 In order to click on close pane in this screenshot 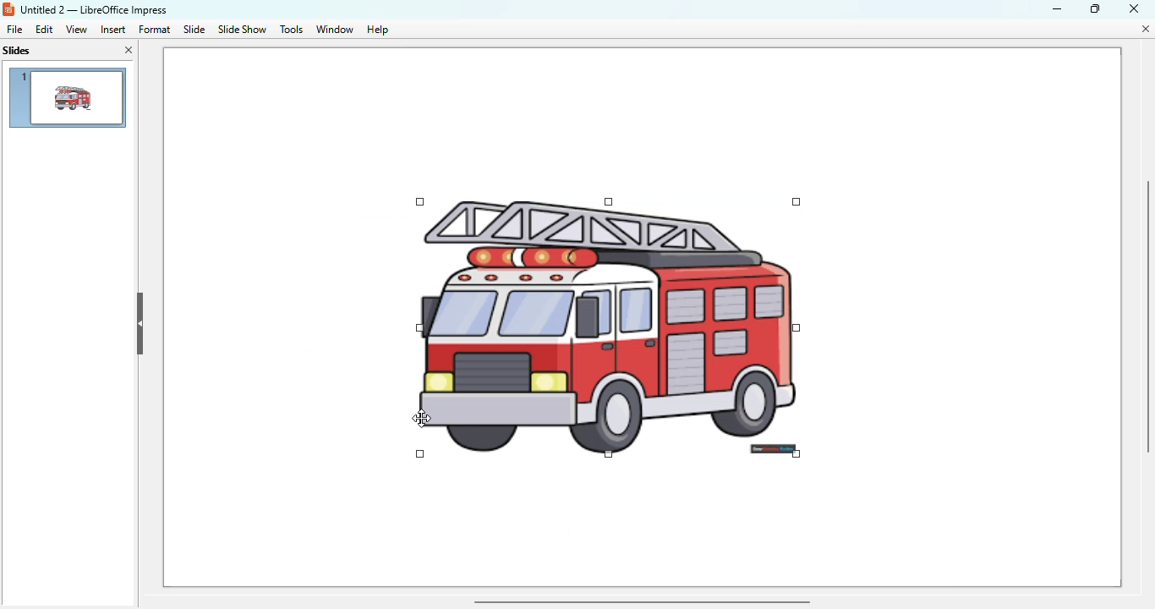, I will do `click(129, 49)`.